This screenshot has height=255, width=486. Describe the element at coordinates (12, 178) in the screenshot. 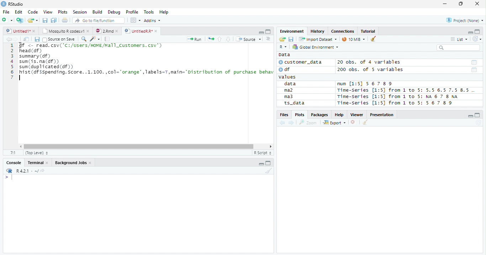

I see `Typing indicator` at that location.